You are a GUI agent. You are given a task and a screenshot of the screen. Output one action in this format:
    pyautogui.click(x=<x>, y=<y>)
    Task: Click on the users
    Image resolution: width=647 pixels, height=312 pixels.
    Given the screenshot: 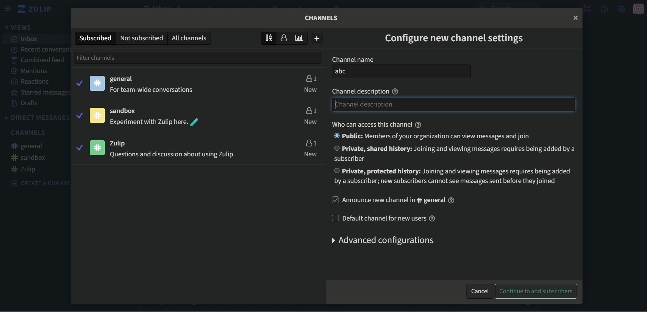 What is the action you would take?
    pyautogui.click(x=311, y=77)
    